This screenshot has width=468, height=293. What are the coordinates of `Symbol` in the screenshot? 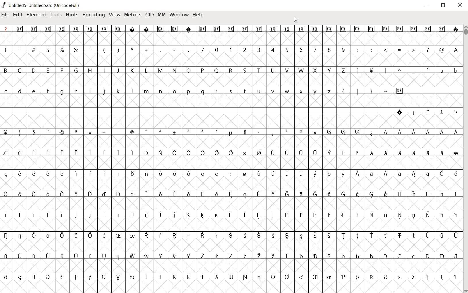 It's located at (20, 153).